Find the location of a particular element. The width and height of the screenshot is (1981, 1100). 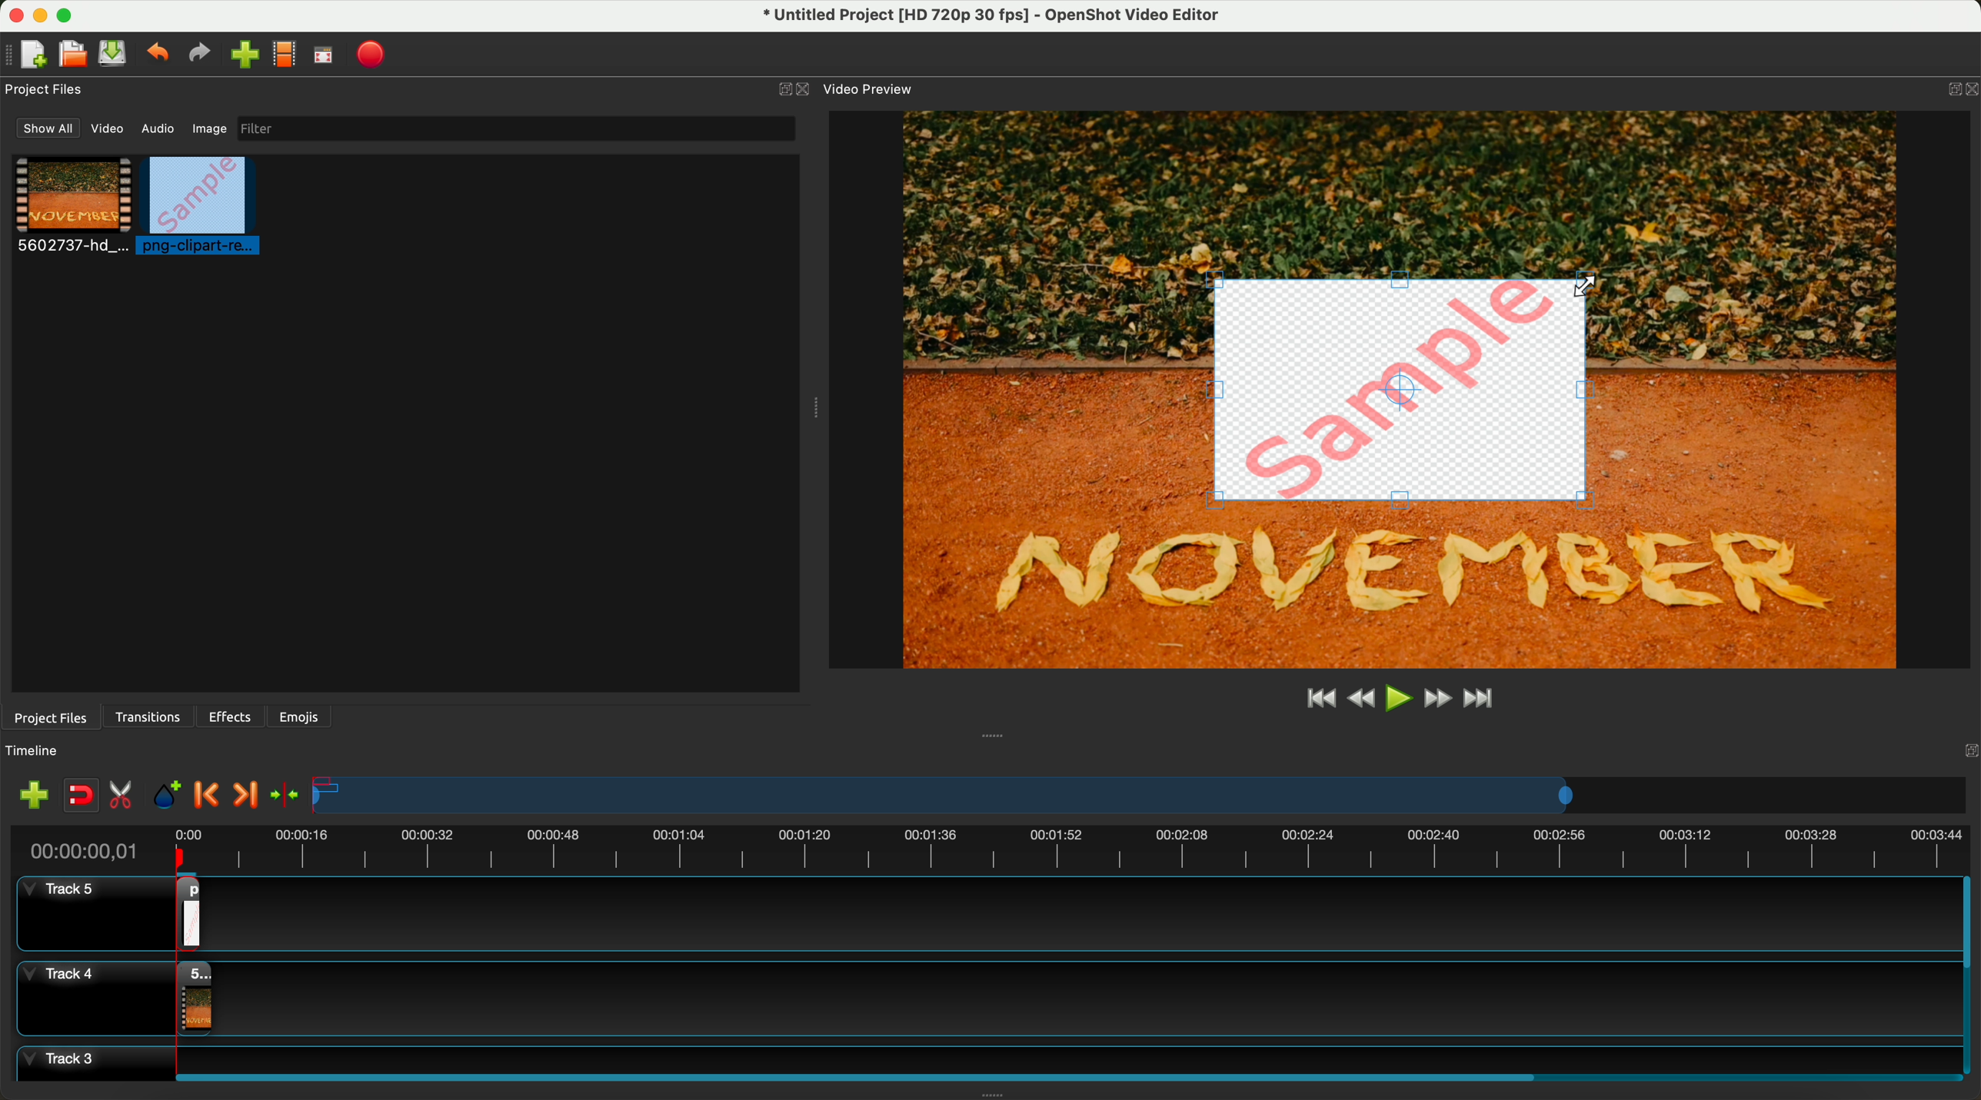

timeline is located at coordinates (1141, 796).